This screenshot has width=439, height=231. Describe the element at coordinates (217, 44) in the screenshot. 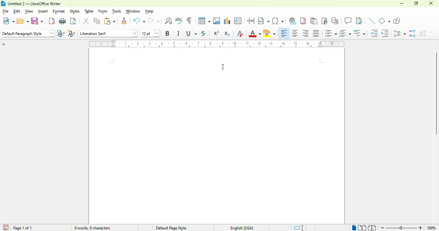

I see `ruler` at that location.